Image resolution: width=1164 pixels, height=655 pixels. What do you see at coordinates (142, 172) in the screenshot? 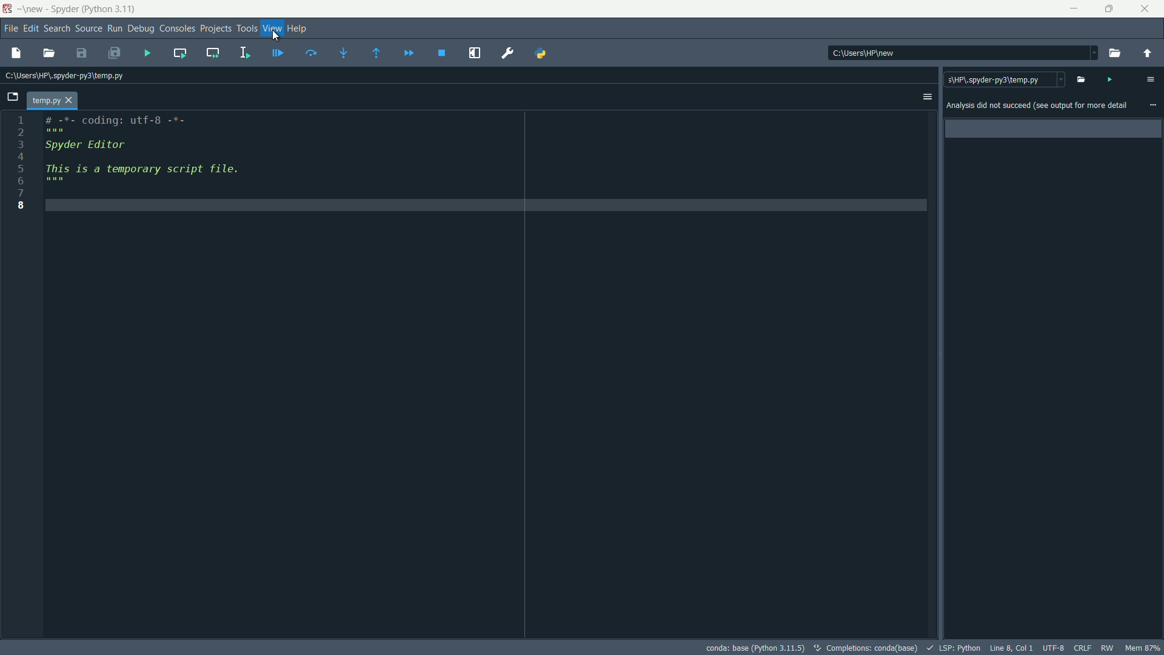
I see `'his is a temporary script file " " "` at bounding box center [142, 172].